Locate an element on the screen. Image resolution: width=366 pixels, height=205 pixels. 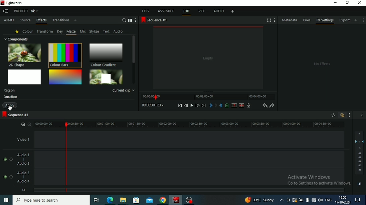
Full screen is located at coordinates (269, 20).